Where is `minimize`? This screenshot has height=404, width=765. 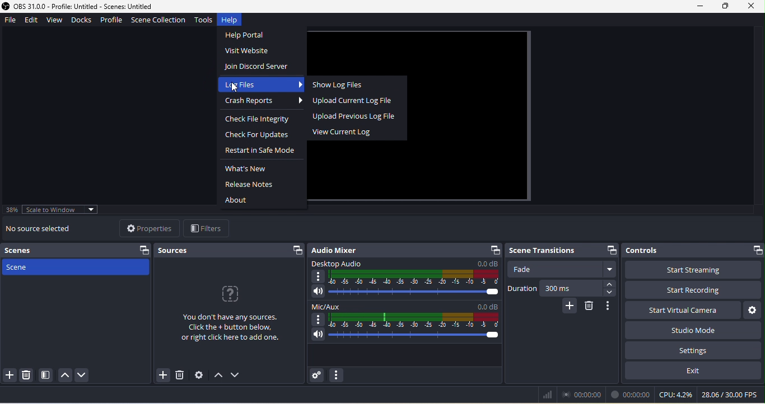 minimize is located at coordinates (699, 6).